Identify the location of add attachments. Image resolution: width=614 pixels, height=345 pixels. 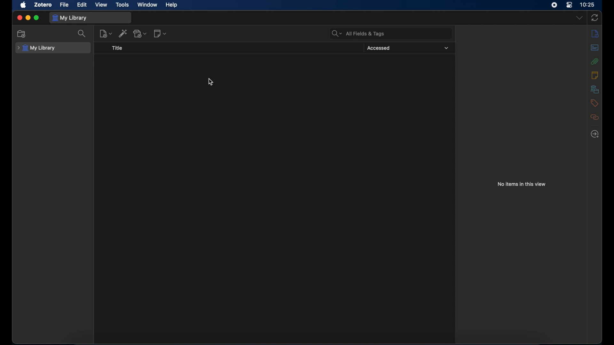
(140, 33).